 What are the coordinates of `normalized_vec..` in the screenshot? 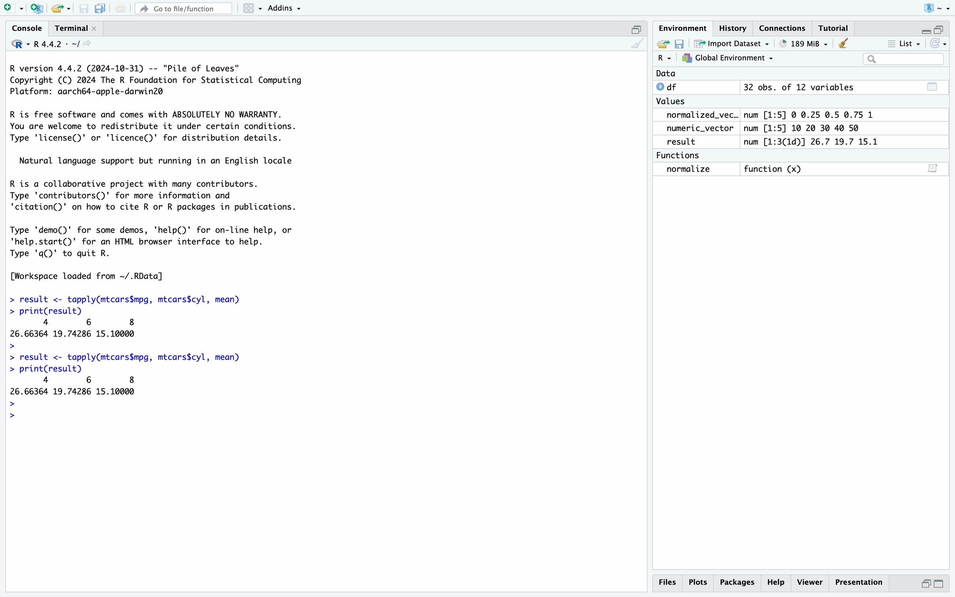 It's located at (702, 115).